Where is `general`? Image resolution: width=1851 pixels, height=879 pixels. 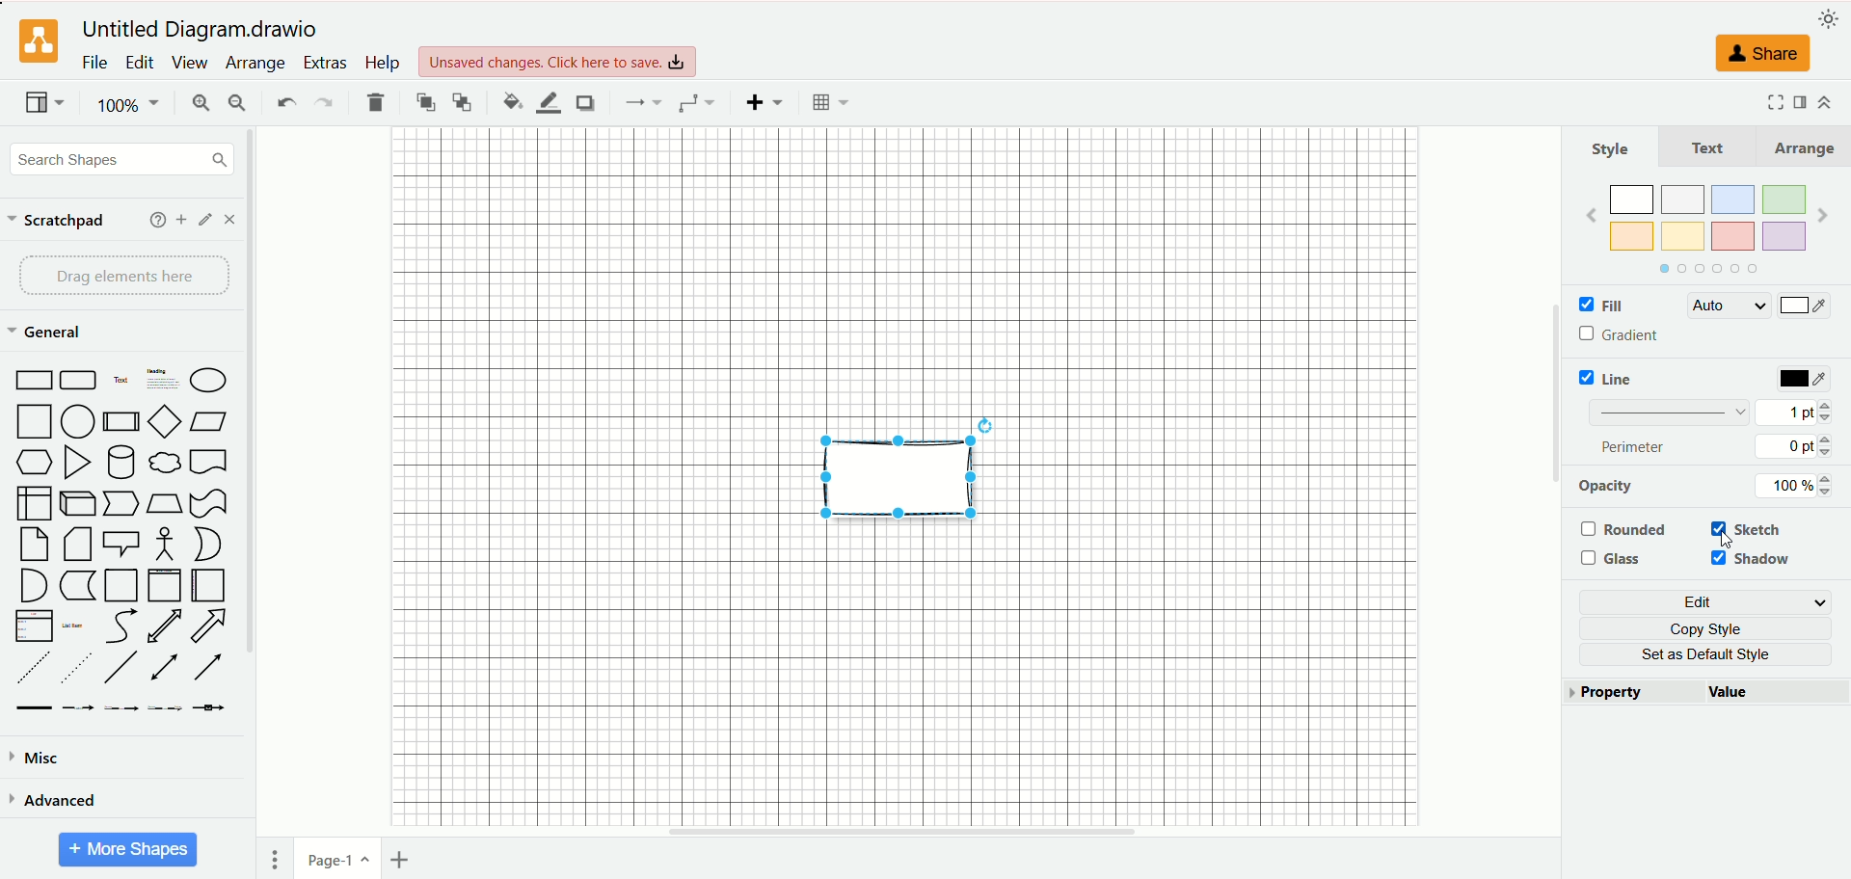
general is located at coordinates (49, 333).